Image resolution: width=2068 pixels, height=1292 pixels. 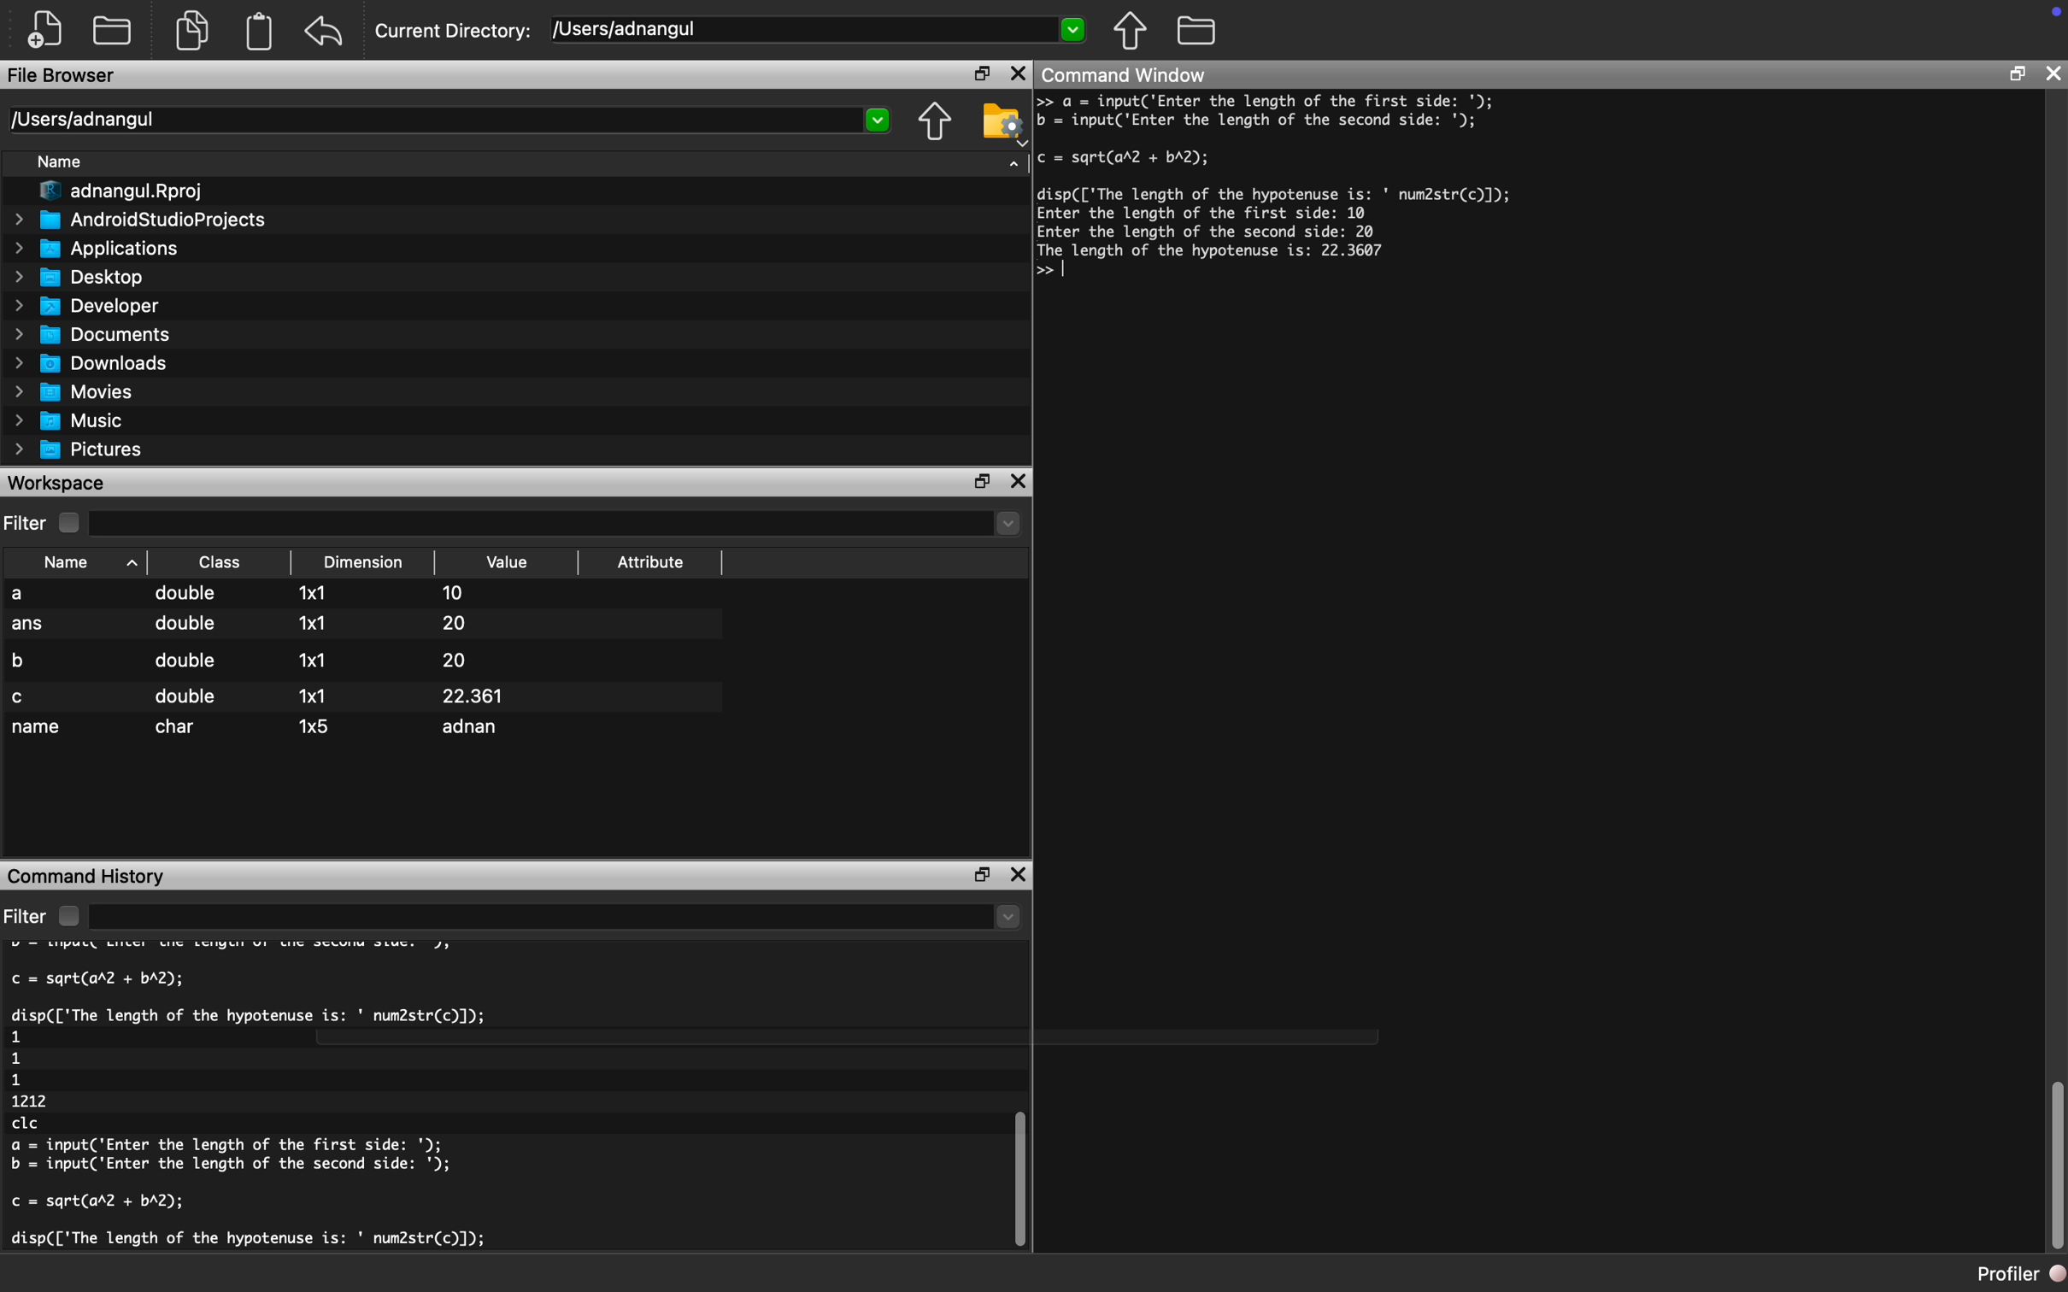 I want to click on  Downloads, so click(x=99, y=361).